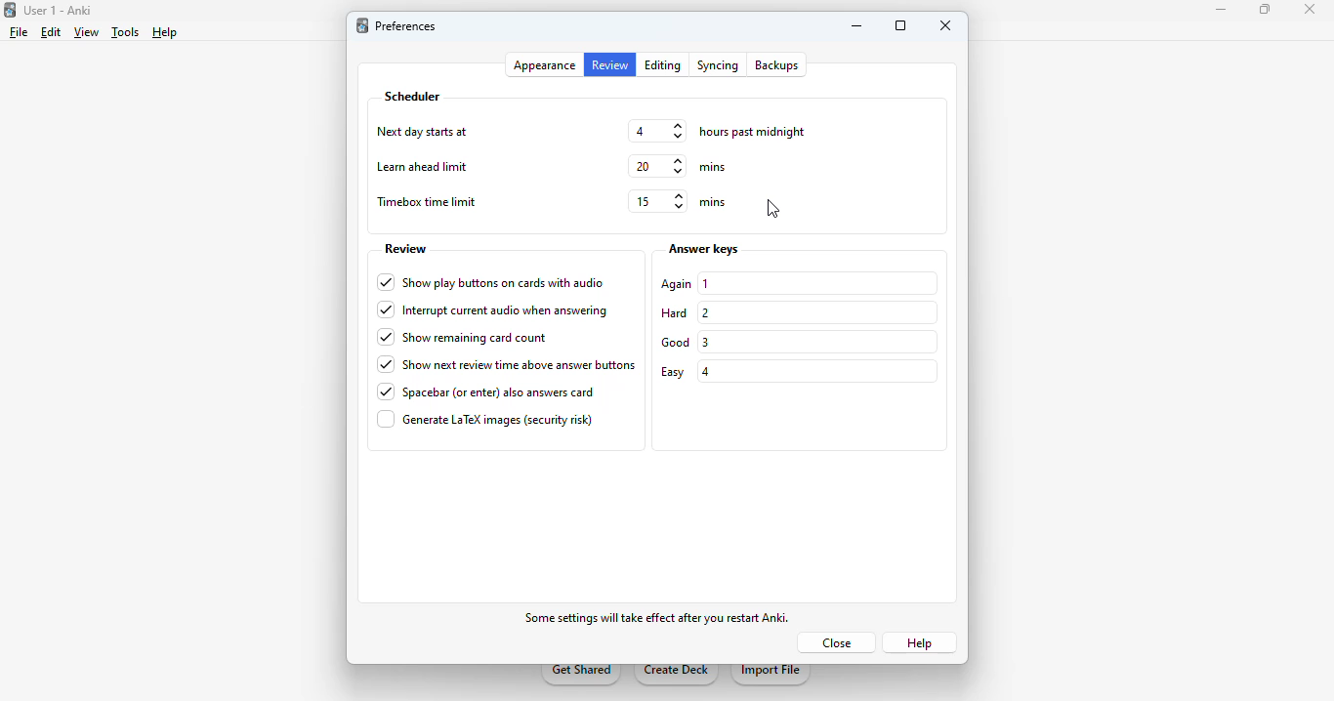  What do you see at coordinates (917, 641) in the screenshot?
I see `help` at bounding box center [917, 641].